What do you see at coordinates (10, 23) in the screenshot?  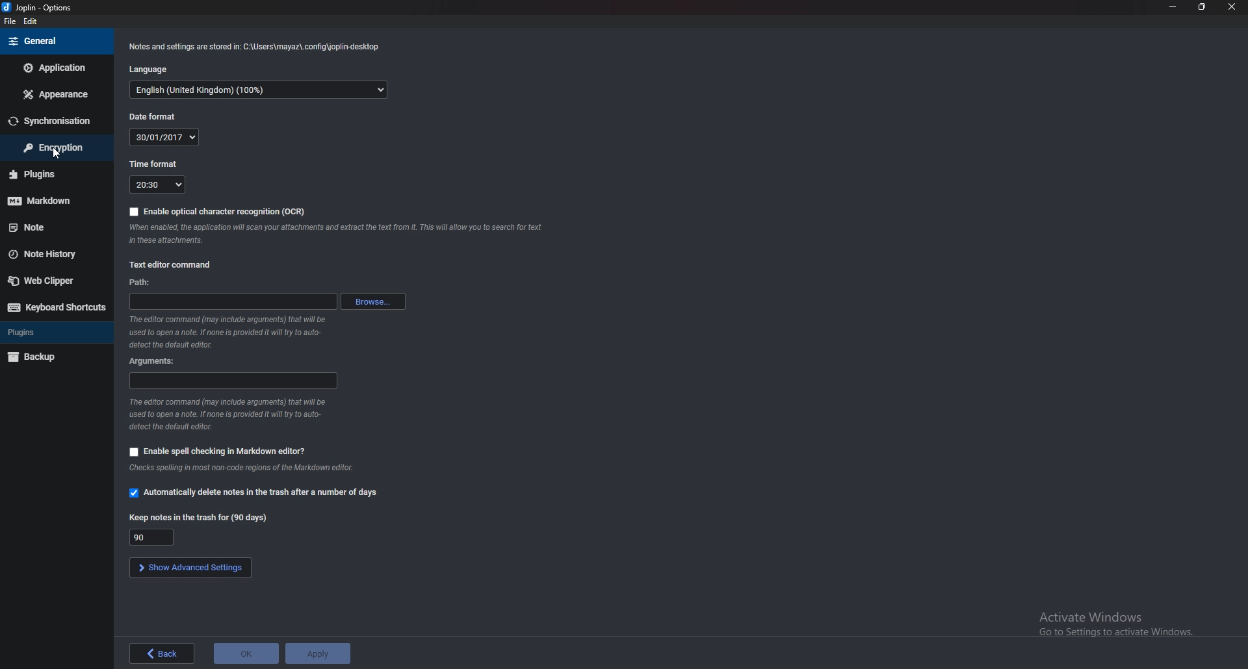 I see `file` at bounding box center [10, 23].